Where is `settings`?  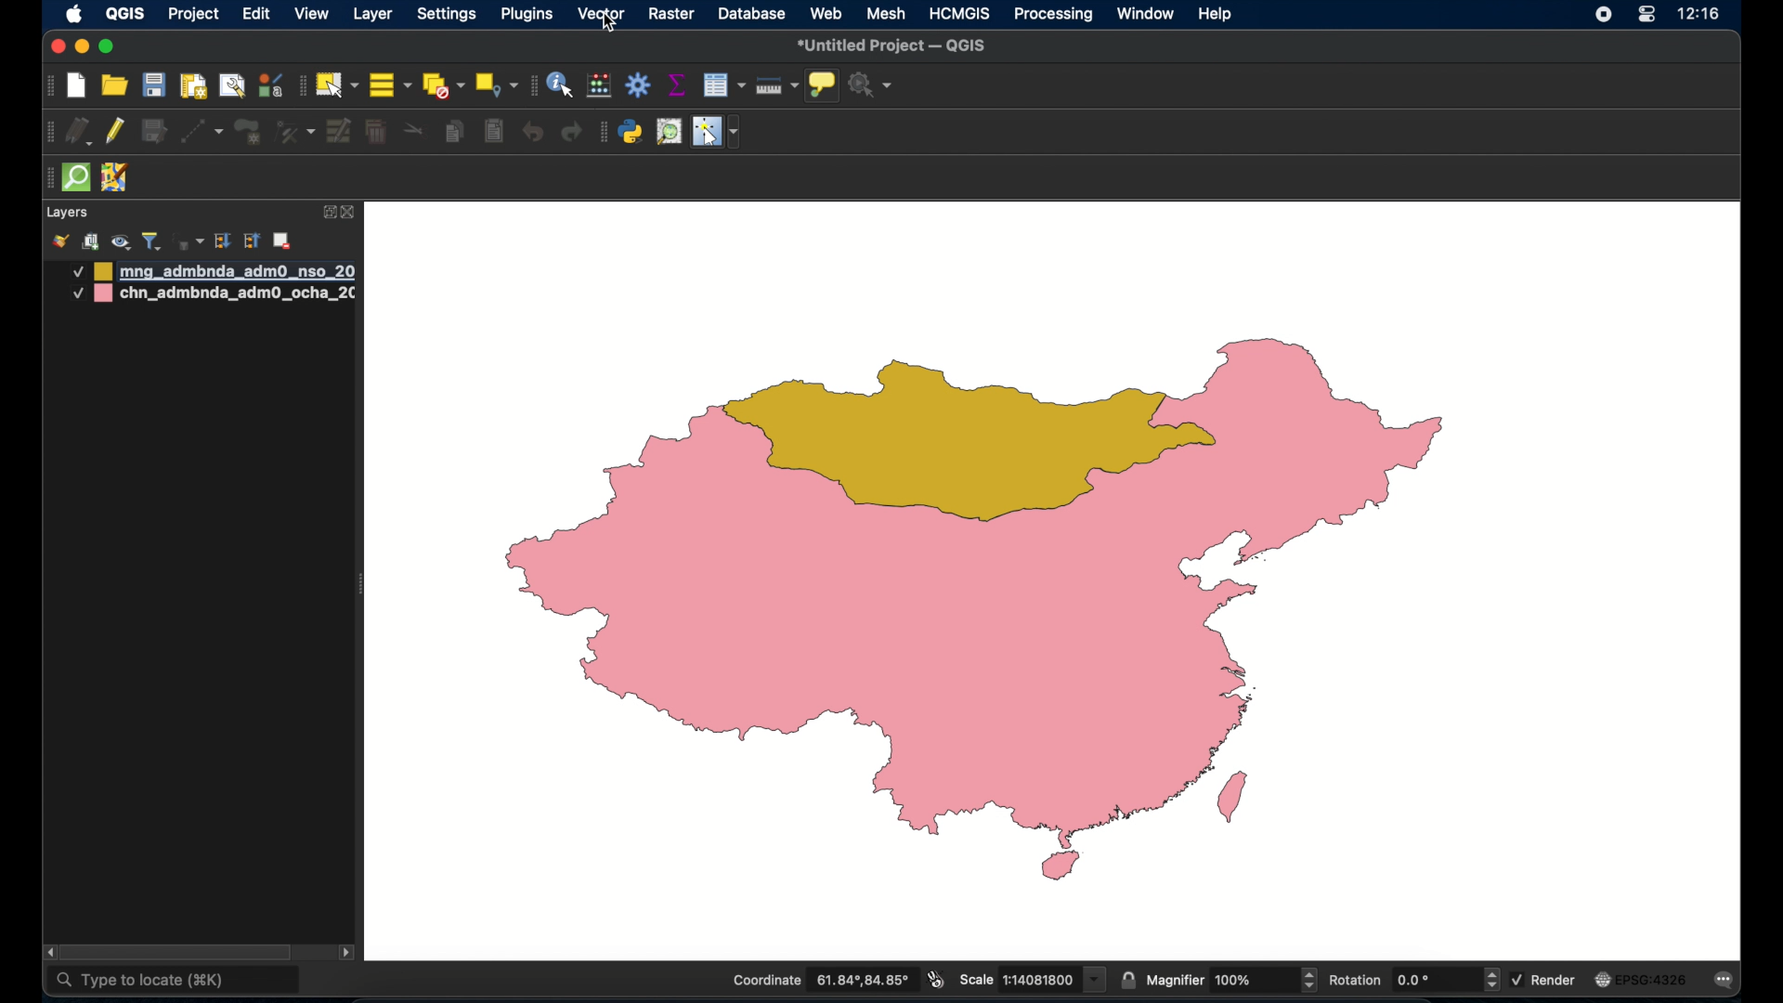 settings is located at coordinates (449, 16).